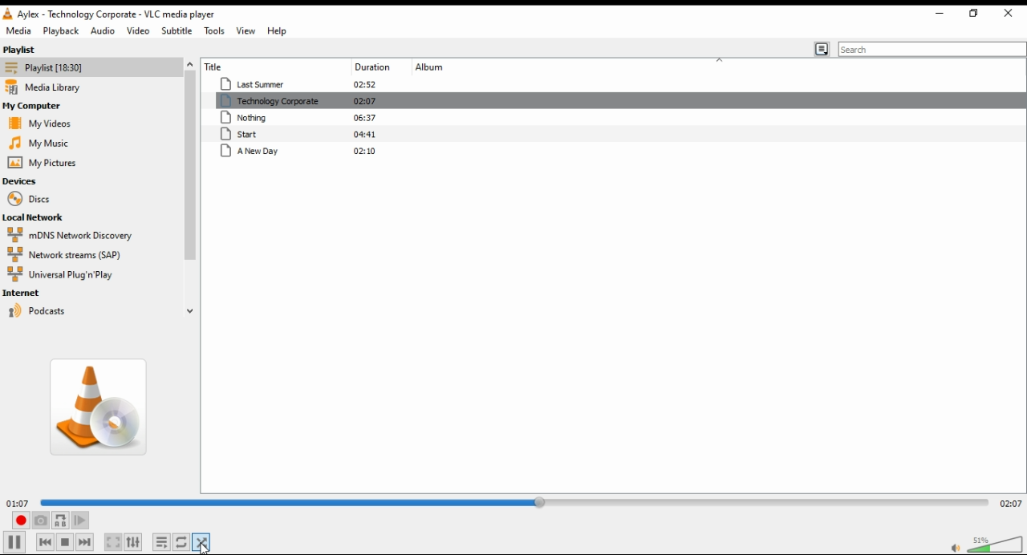  What do you see at coordinates (1013, 502) in the screenshot?
I see `02:07` at bounding box center [1013, 502].